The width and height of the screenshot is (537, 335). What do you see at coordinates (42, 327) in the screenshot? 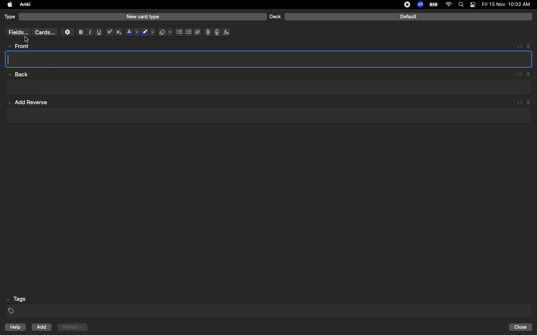
I see `Add` at bounding box center [42, 327].